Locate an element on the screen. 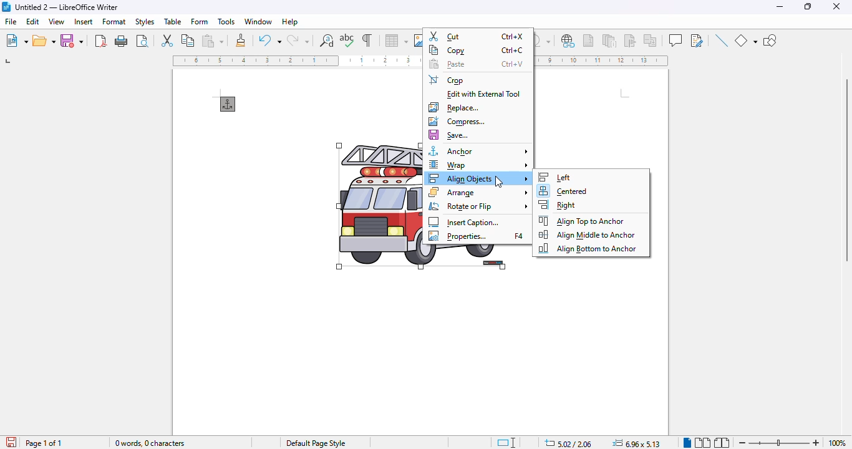 This screenshot has height=449, width=852. insert line is located at coordinates (721, 40).